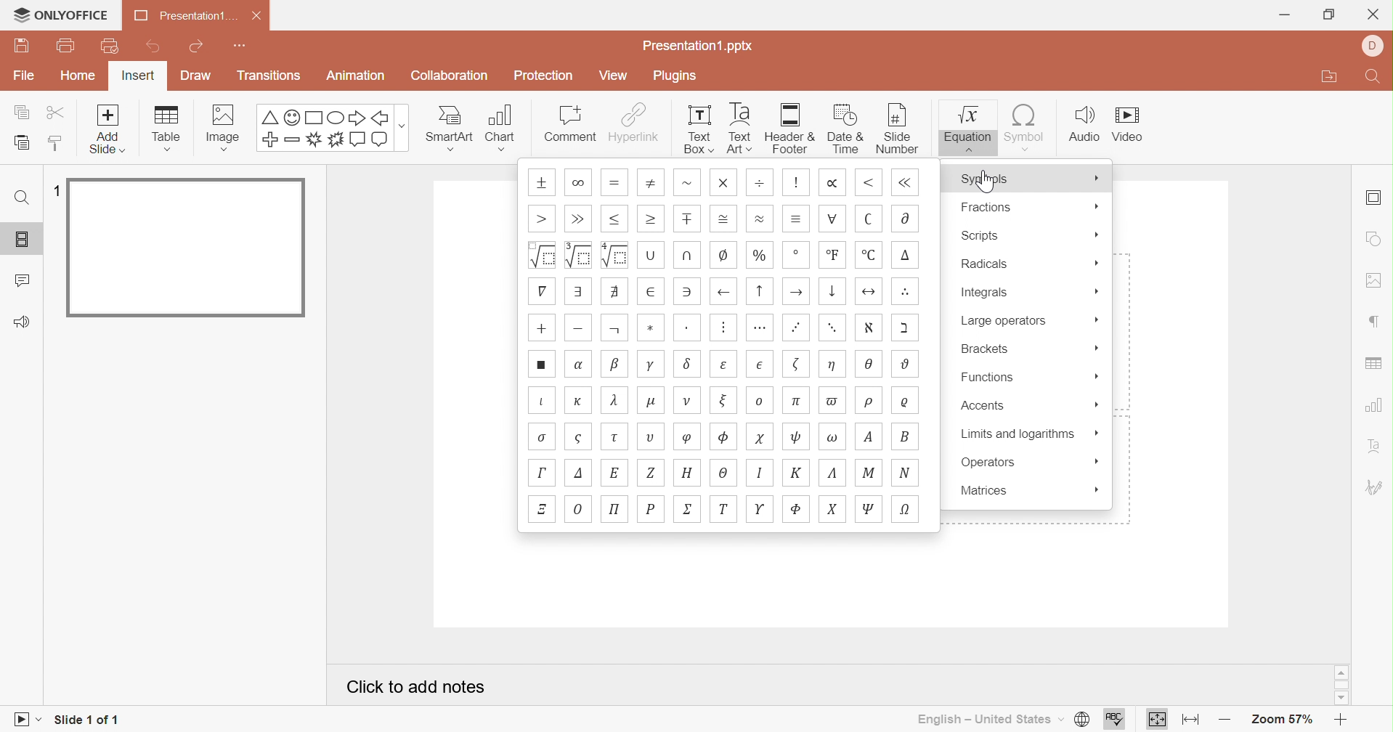 This screenshot has width=1393, height=732. Describe the element at coordinates (614, 76) in the screenshot. I see `View` at that location.